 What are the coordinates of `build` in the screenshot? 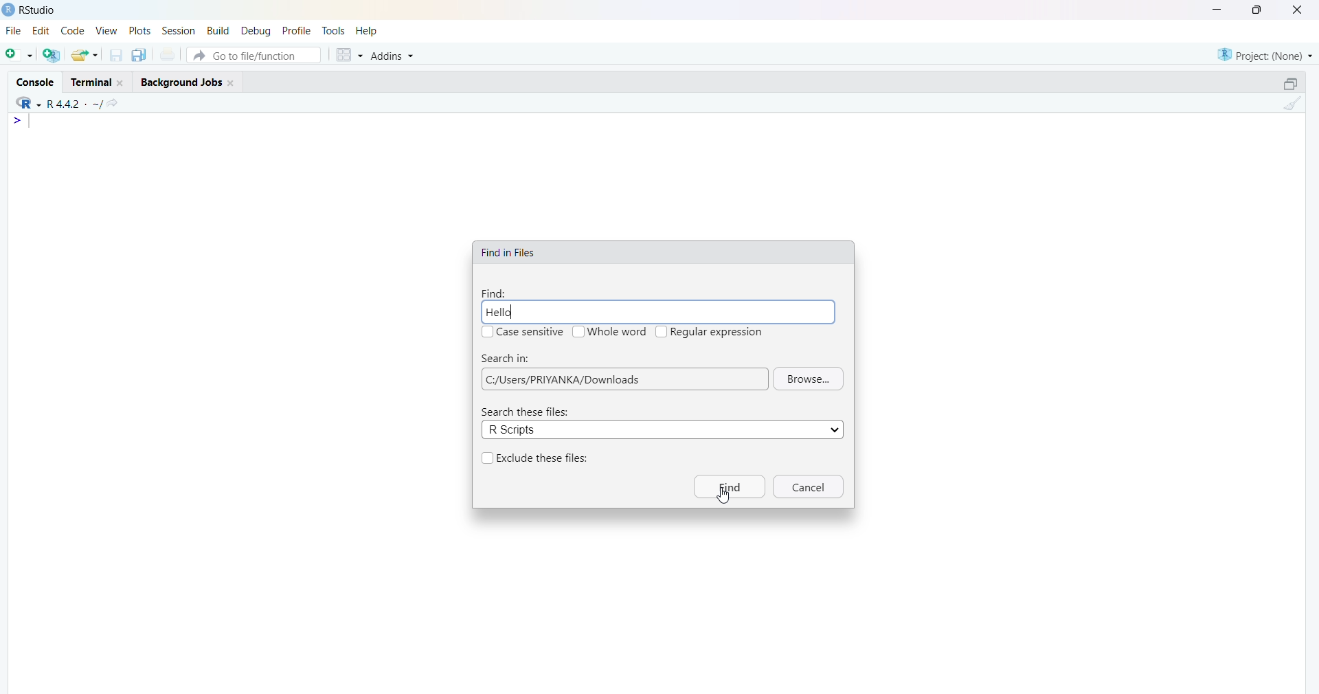 It's located at (220, 31).